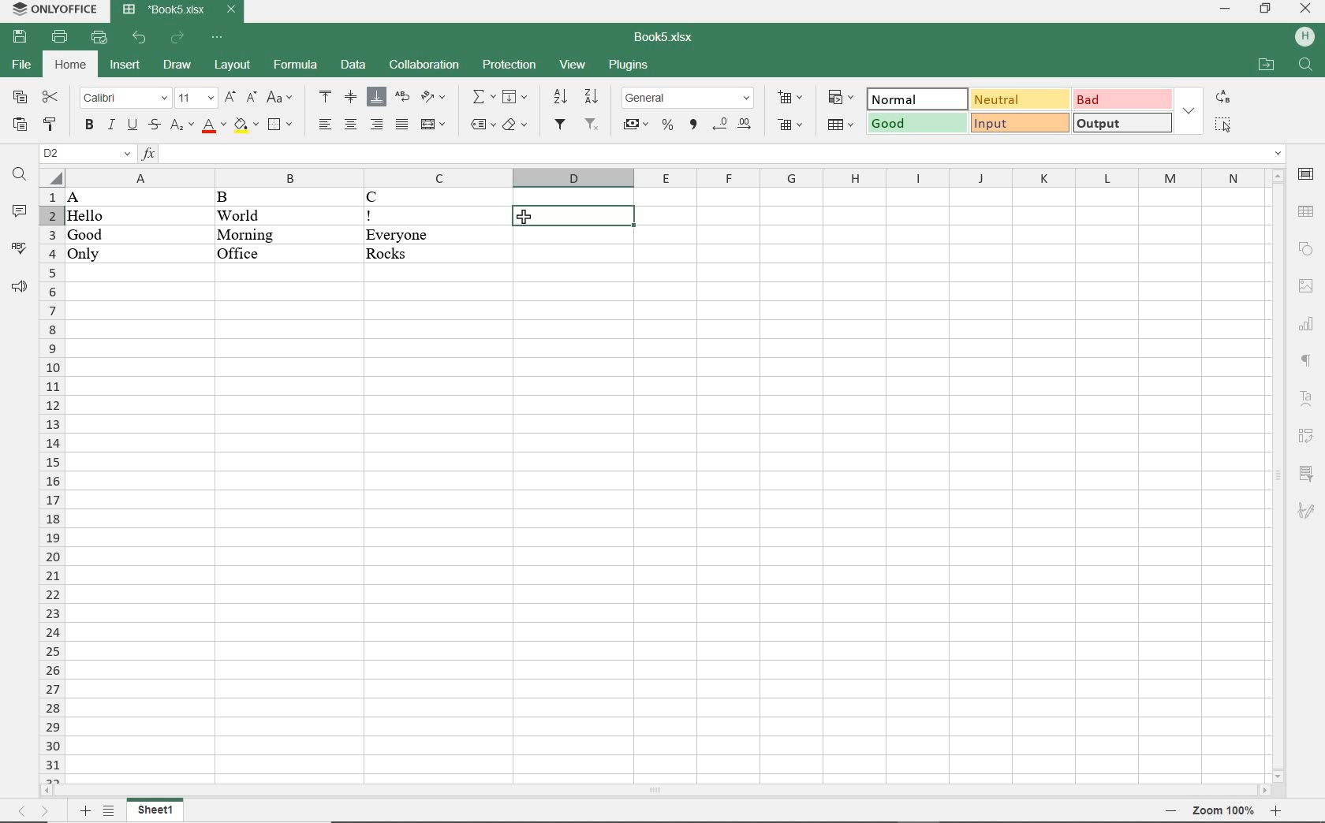 This screenshot has height=823, width=1325. Describe the element at coordinates (1020, 123) in the screenshot. I see `input` at that location.